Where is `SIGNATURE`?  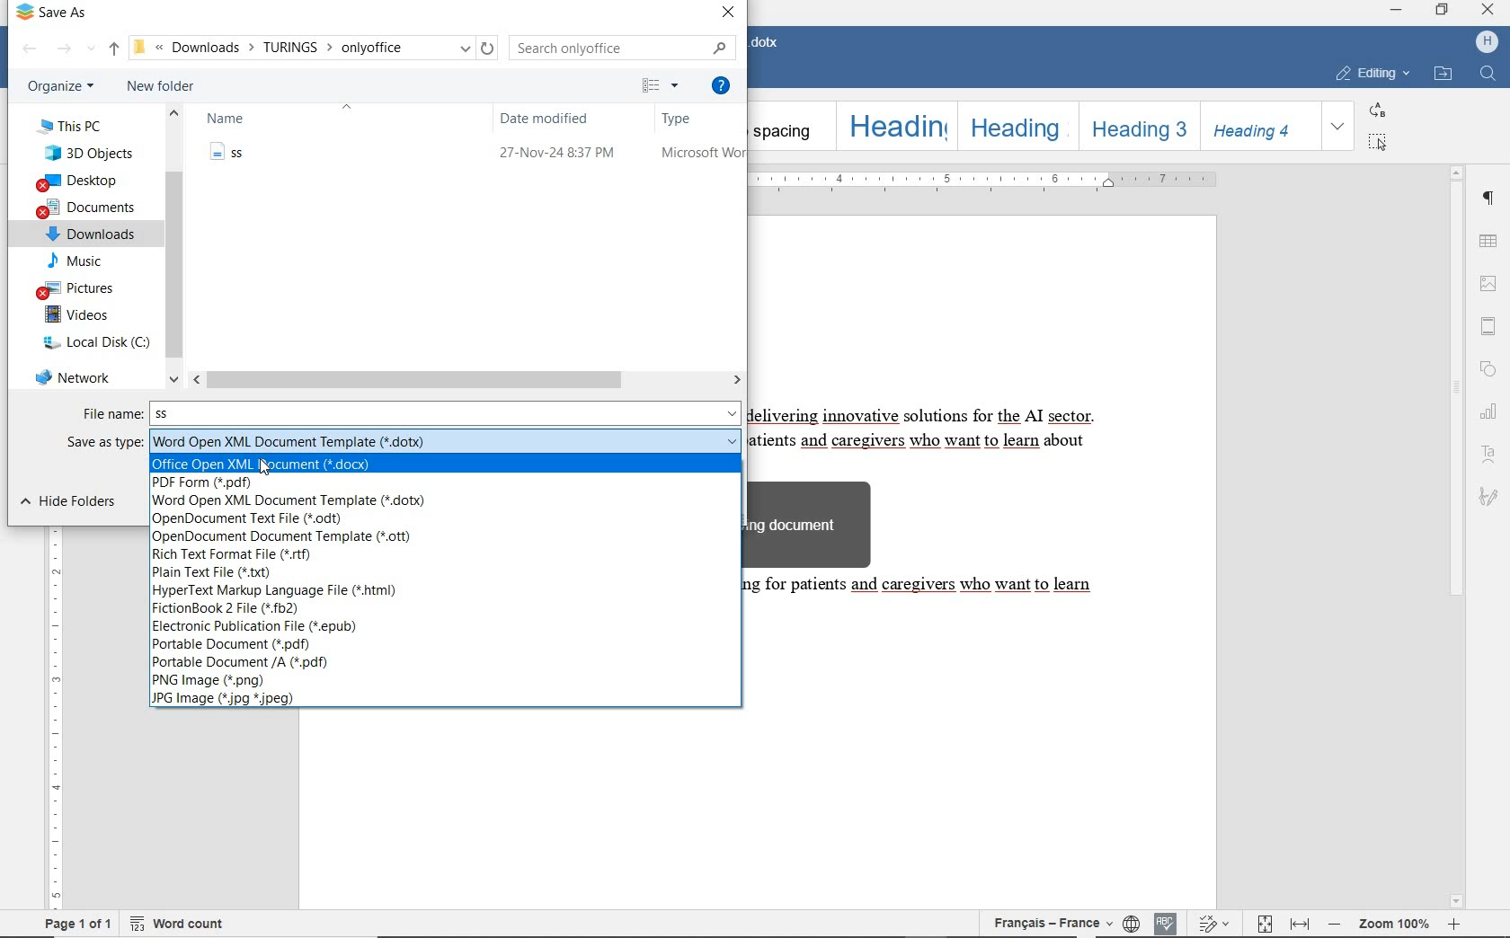 SIGNATURE is located at coordinates (1490, 497).